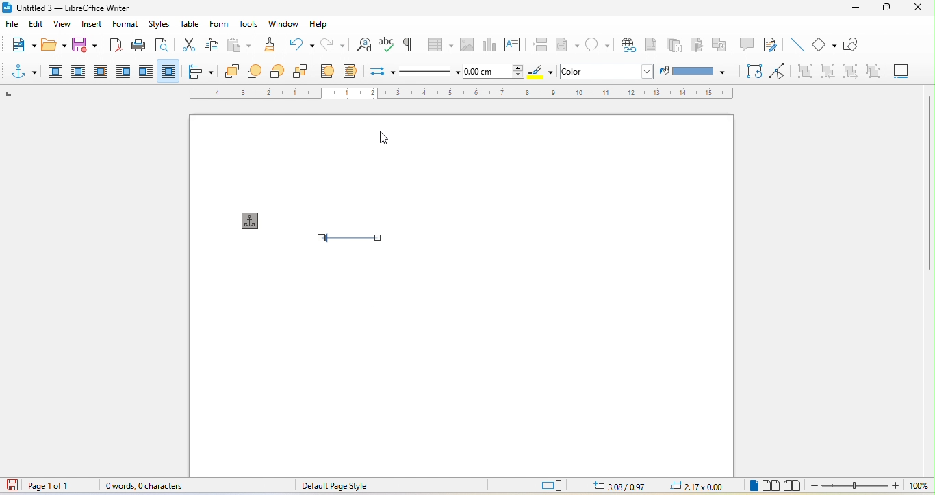 This screenshot has width=935, height=495. Describe the element at coordinates (191, 22) in the screenshot. I see `table` at that location.